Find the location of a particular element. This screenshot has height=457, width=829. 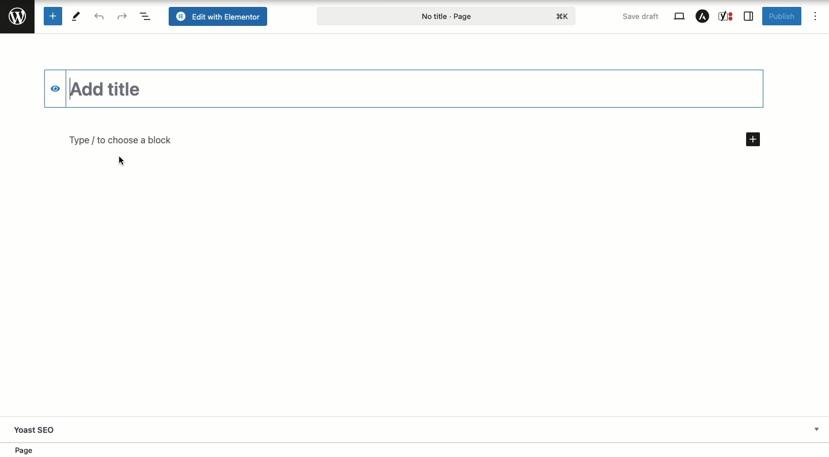

Type/ choose a block is located at coordinates (413, 140).